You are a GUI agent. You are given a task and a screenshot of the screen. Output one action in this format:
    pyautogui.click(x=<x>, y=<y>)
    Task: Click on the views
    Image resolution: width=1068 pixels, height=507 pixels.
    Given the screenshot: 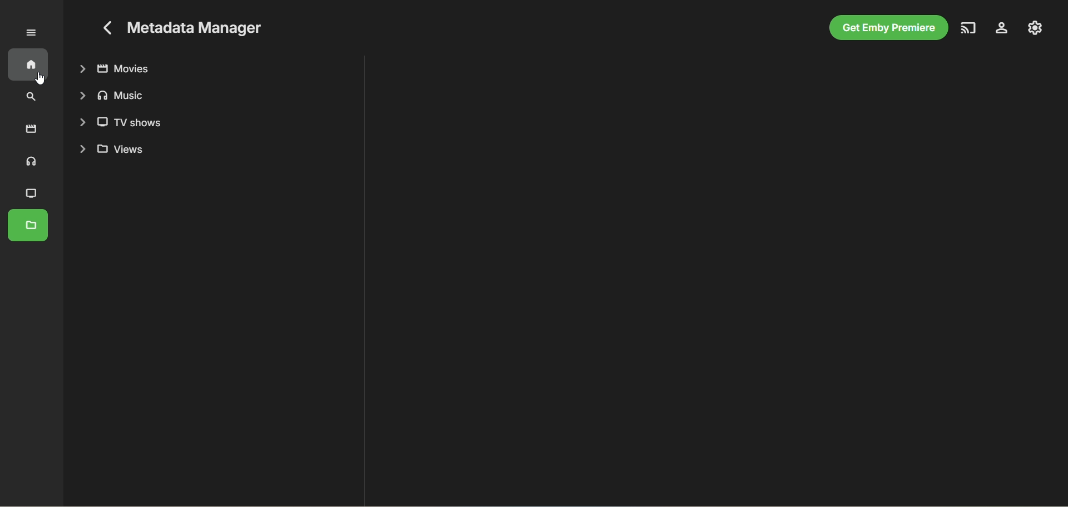 What is the action you would take?
    pyautogui.click(x=111, y=149)
    